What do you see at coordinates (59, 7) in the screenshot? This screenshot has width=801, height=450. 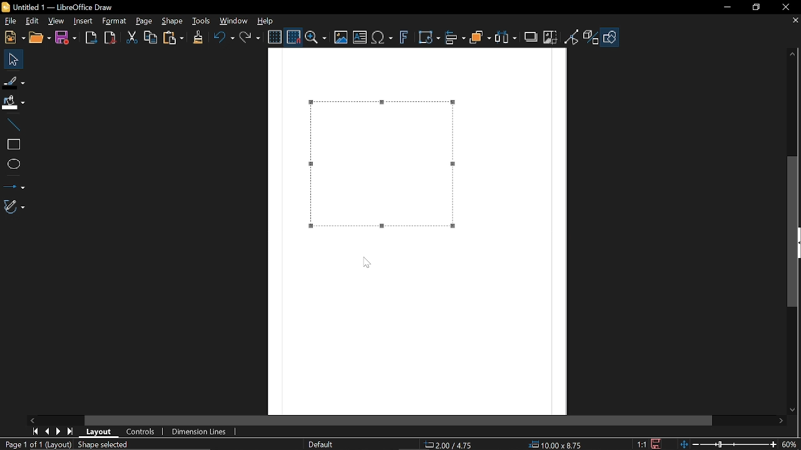 I see `Current window` at bounding box center [59, 7].